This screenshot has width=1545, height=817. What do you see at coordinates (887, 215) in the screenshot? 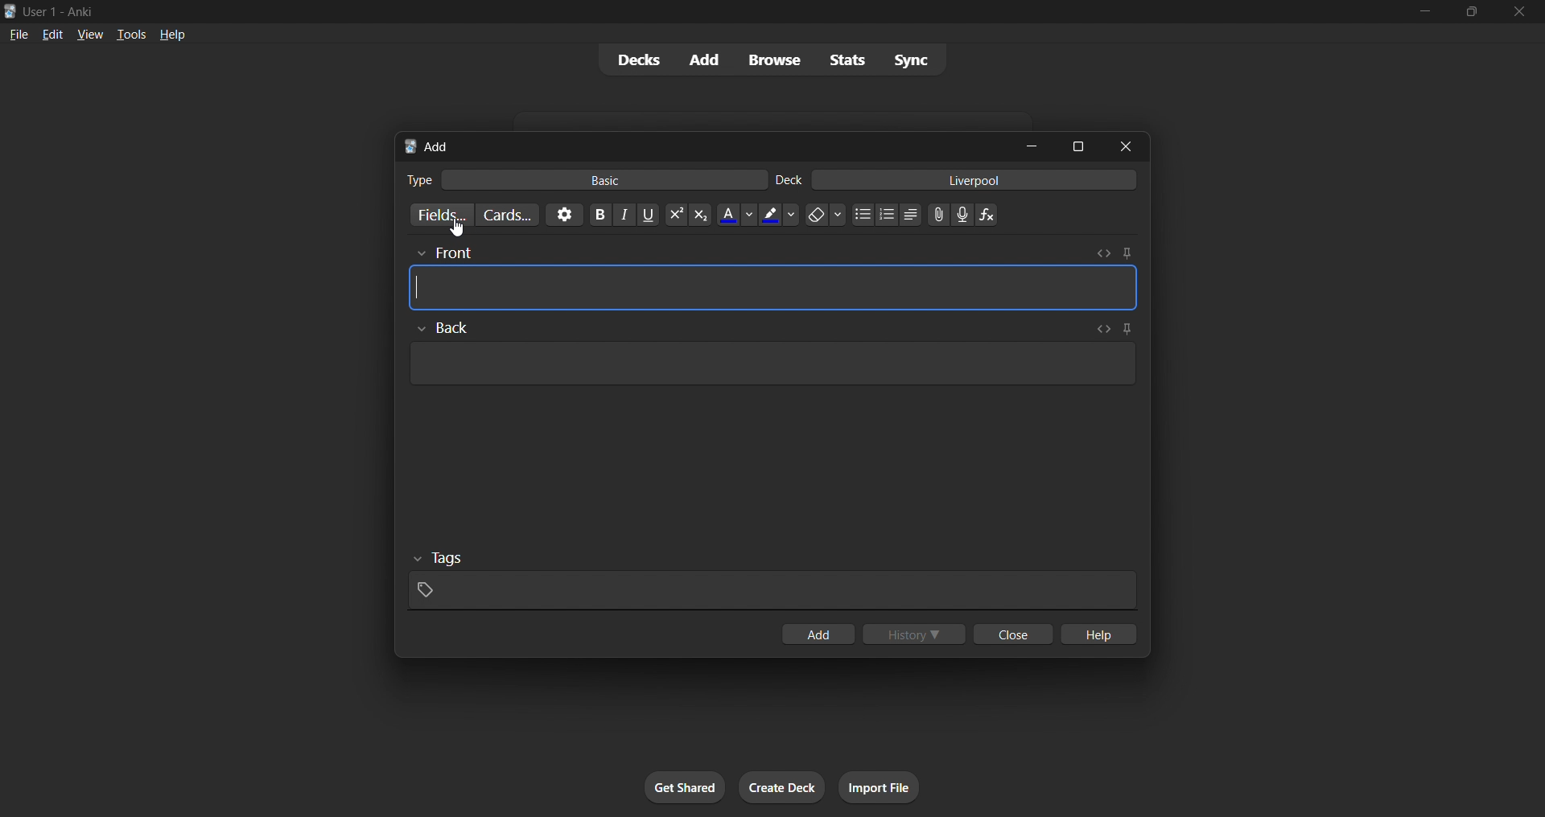
I see `Ordered list` at bounding box center [887, 215].